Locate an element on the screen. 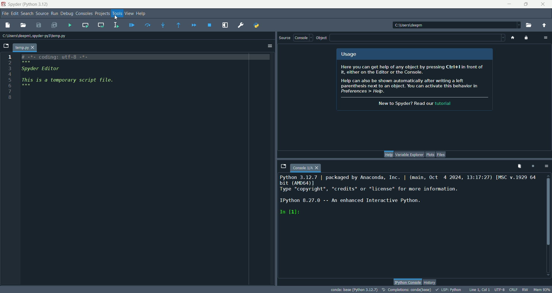 Image resolution: width=552 pixels, height=293 pixels. run current line is located at coordinates (147, 26).